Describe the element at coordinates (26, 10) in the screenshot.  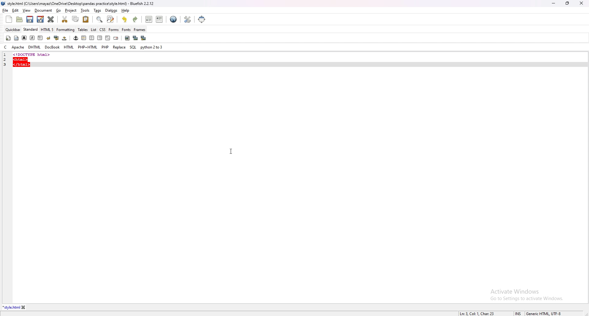
I see `view` at that location.